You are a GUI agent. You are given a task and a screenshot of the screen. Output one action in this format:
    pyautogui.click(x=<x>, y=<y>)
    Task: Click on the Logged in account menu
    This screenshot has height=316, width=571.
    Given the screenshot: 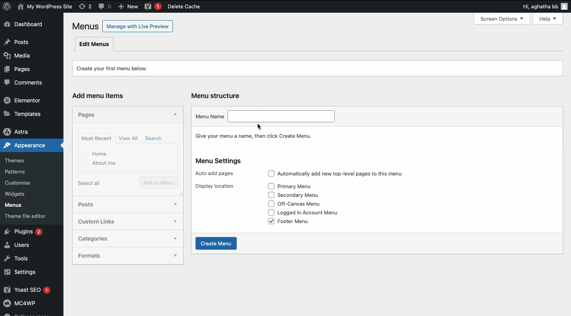 What is the action you would take?
    pyautogui.click(x=315, y=212)
    